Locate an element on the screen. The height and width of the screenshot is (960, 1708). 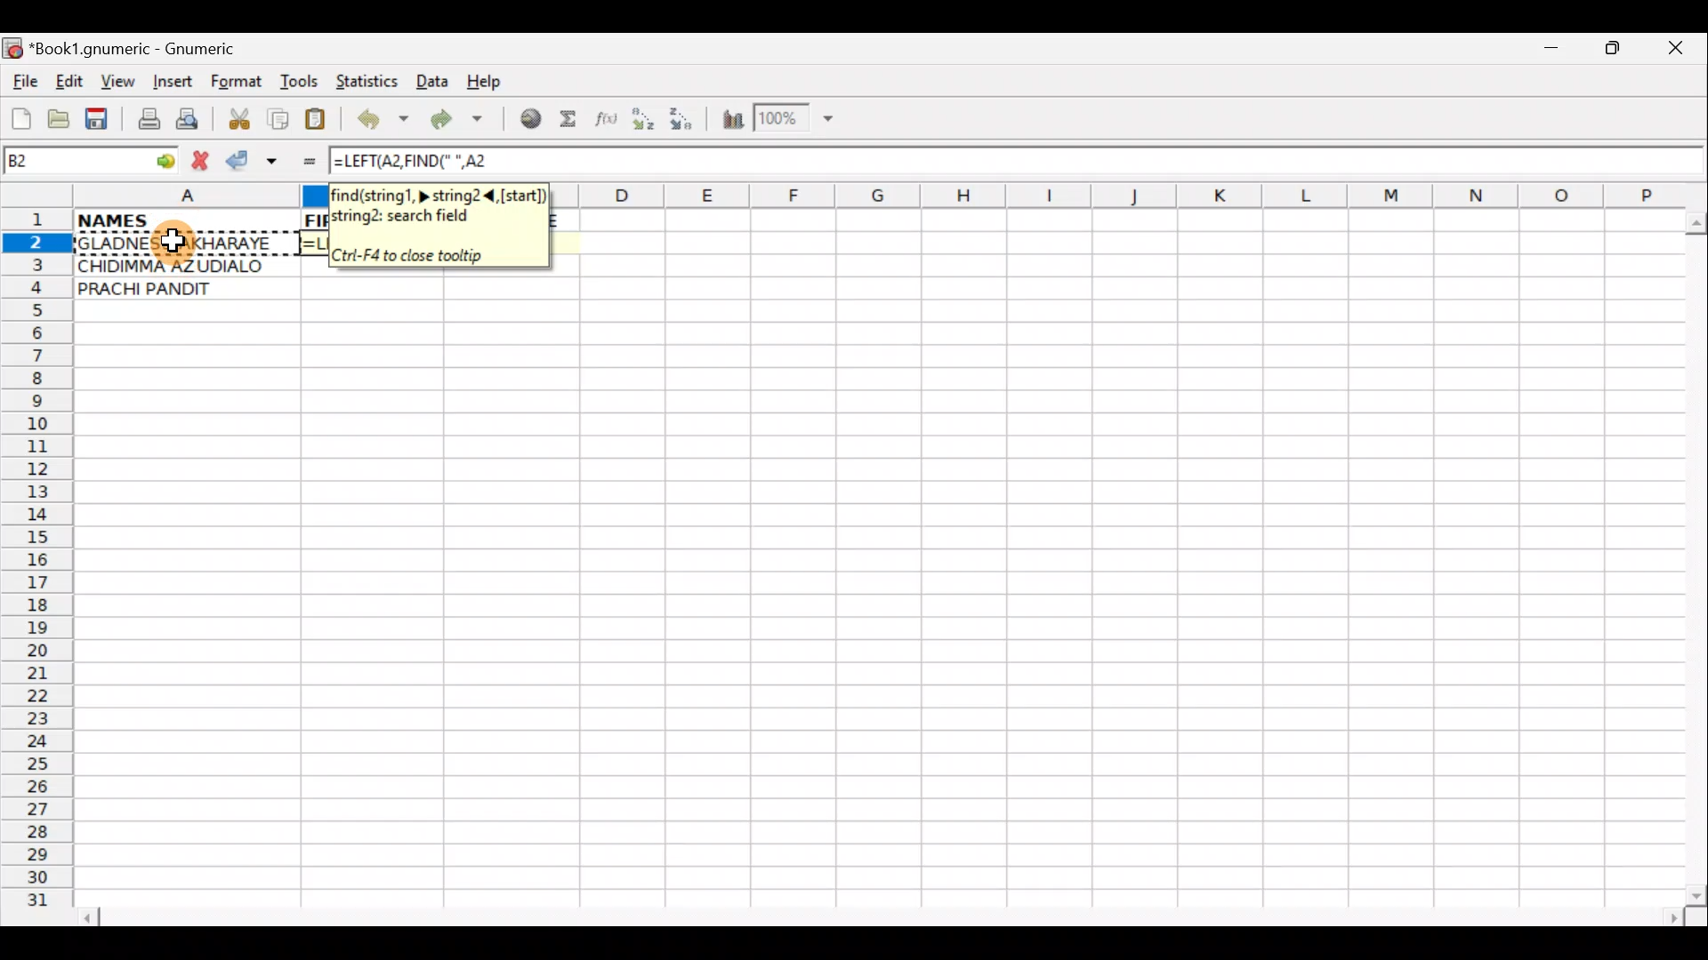
PRACHI PANDIT is located at coordinates (173, 290).